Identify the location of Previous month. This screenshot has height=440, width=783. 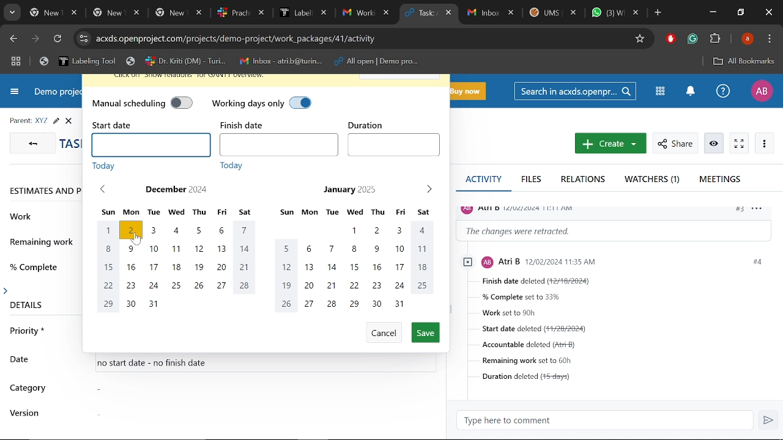
(104, 189).